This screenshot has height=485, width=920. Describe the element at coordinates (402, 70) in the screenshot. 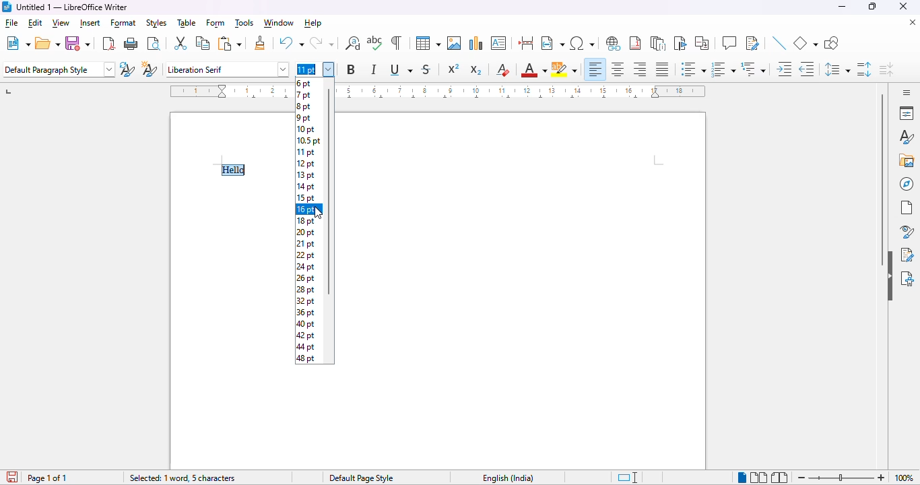

I see `underline` at that location.